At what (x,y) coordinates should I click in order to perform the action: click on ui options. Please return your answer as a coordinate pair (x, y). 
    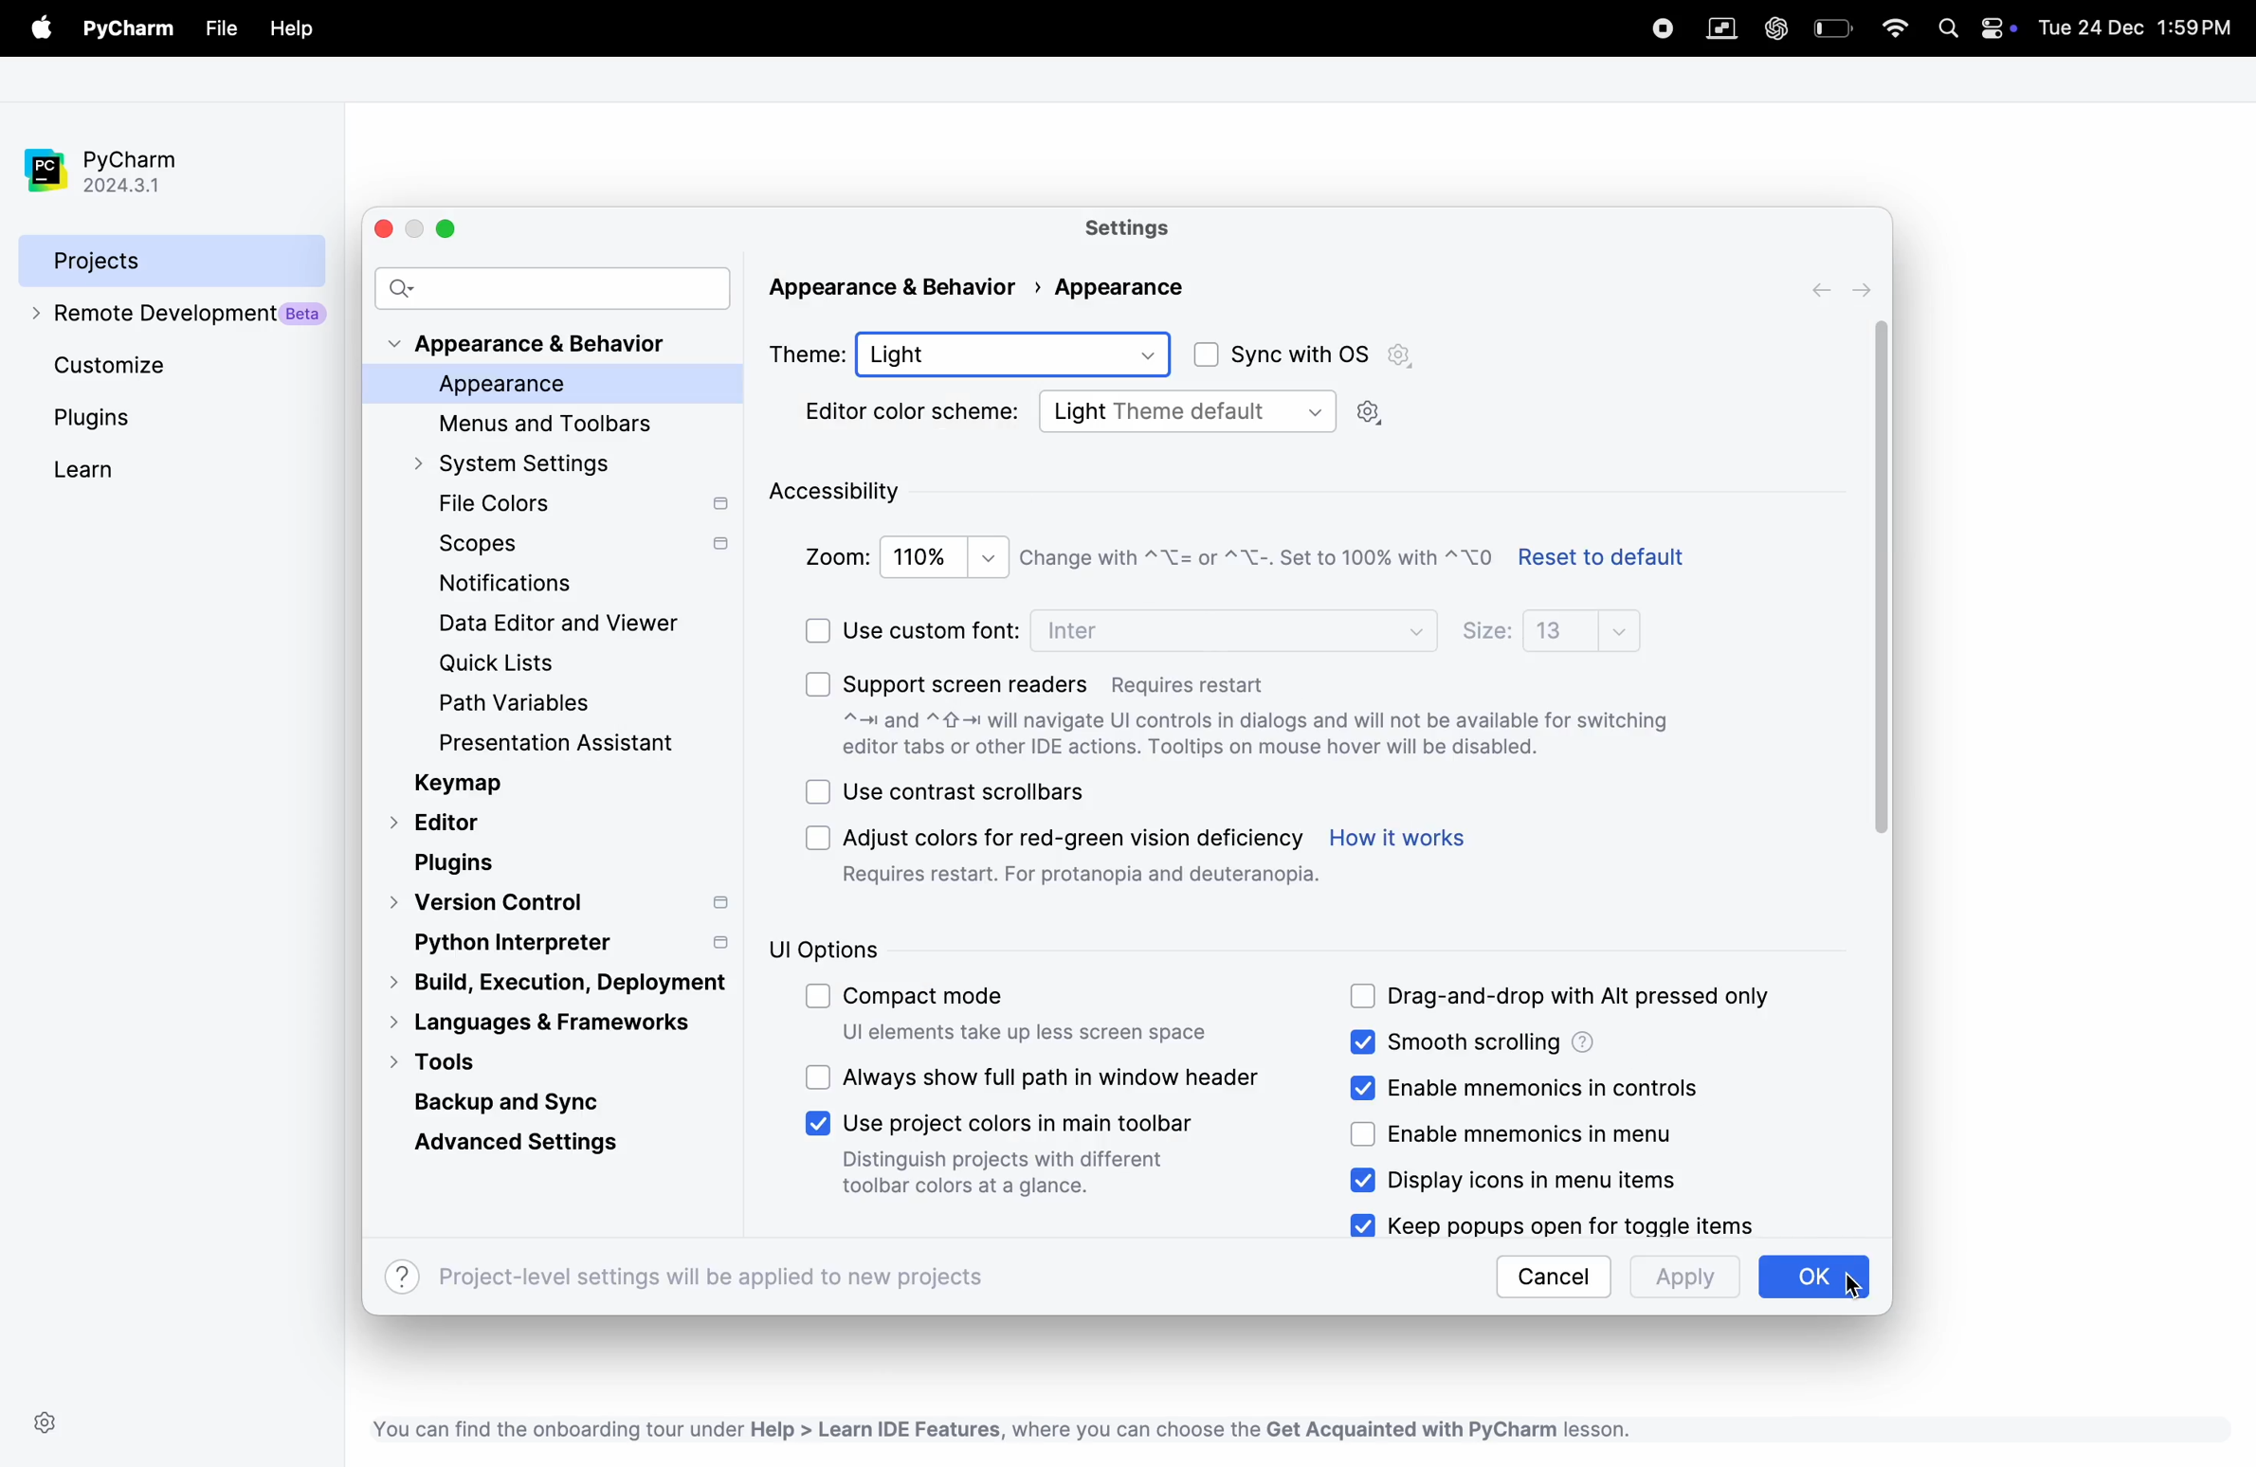
    Looking at the image, I should click on (828, 946).